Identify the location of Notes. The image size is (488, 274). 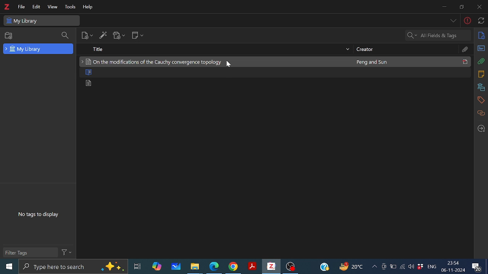
(482, 74).